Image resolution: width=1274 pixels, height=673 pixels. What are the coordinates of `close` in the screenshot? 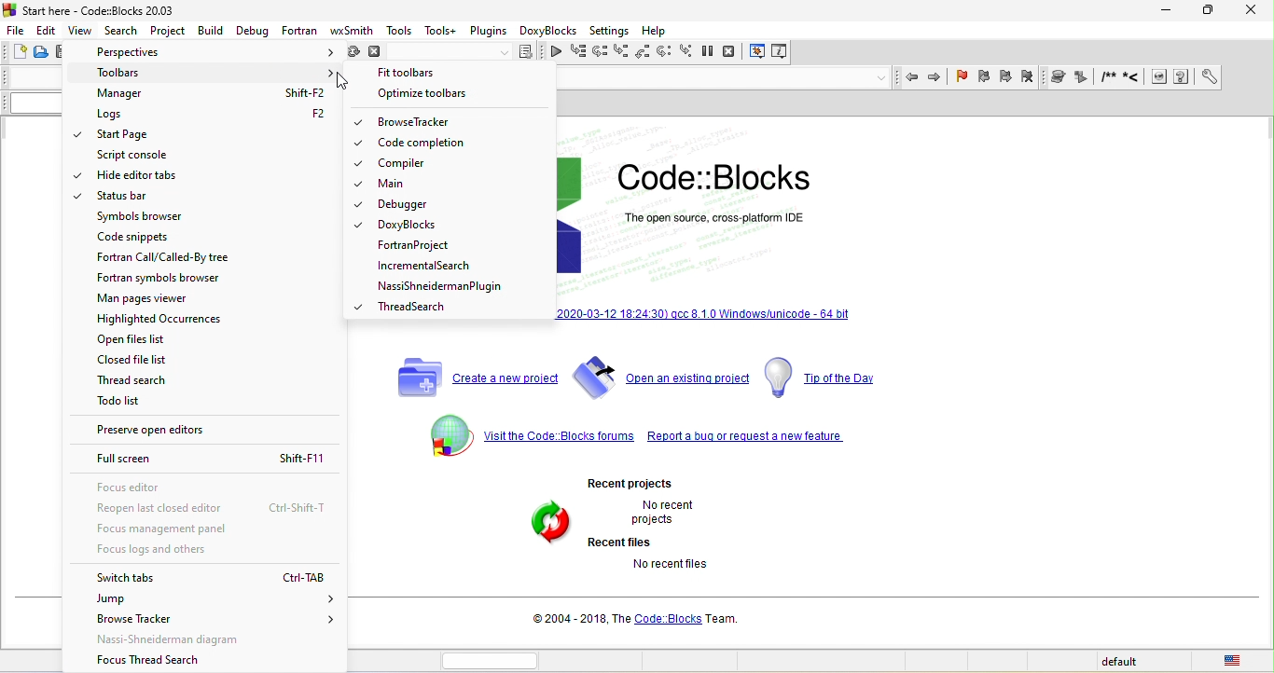 It's located at (1242, 11).